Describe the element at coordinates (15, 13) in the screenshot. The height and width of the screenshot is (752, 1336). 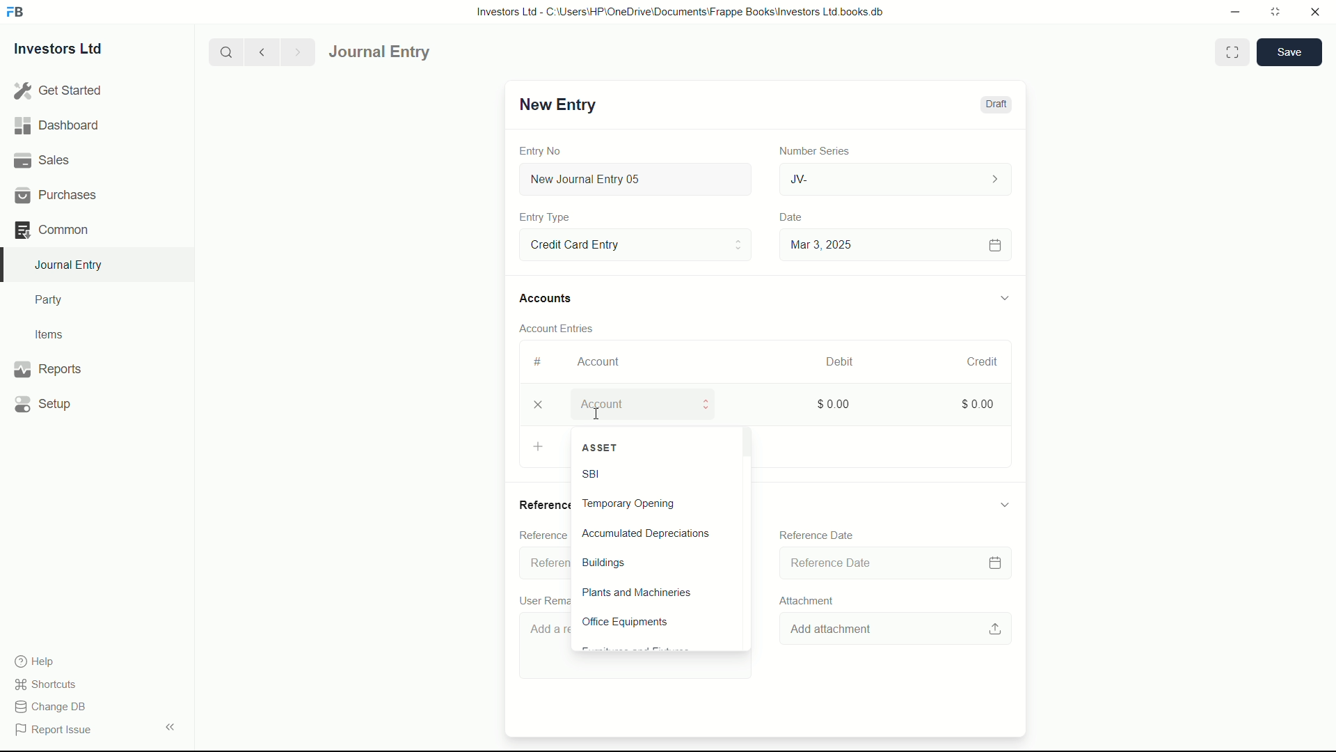
I see `FrappeBooks logo` at that location.